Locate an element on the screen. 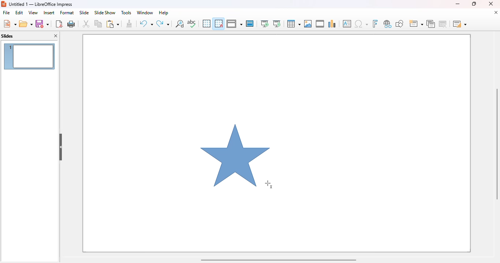 Image resolution: width=500 pixels, height=263 pixels. help is located at coordinates (164, 12).